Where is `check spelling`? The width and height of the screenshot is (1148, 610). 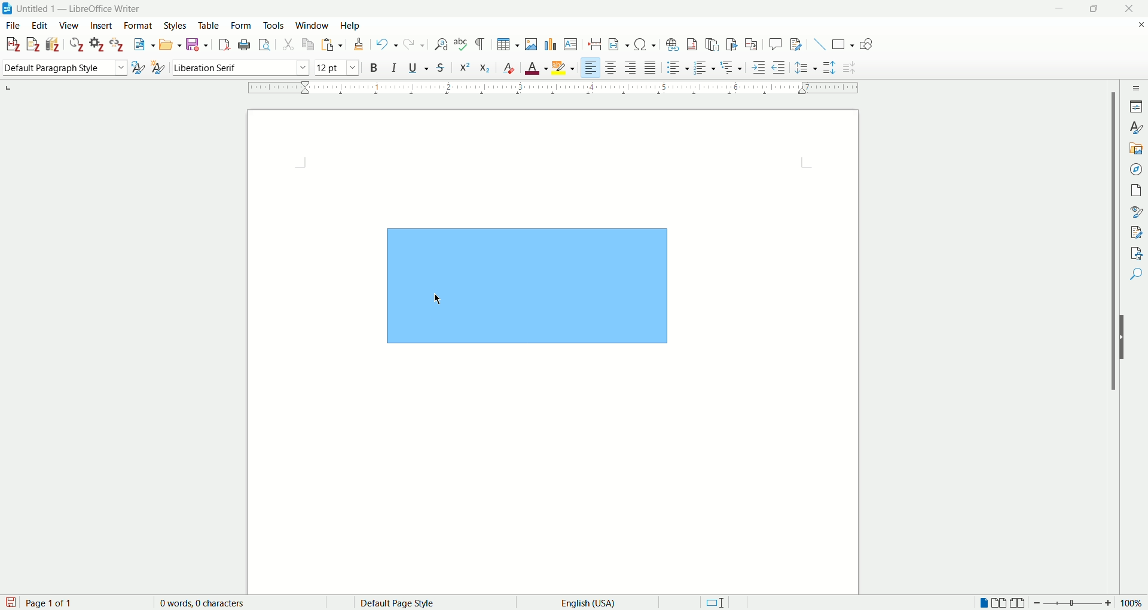 check spelling is located at coordinates (462, 44).